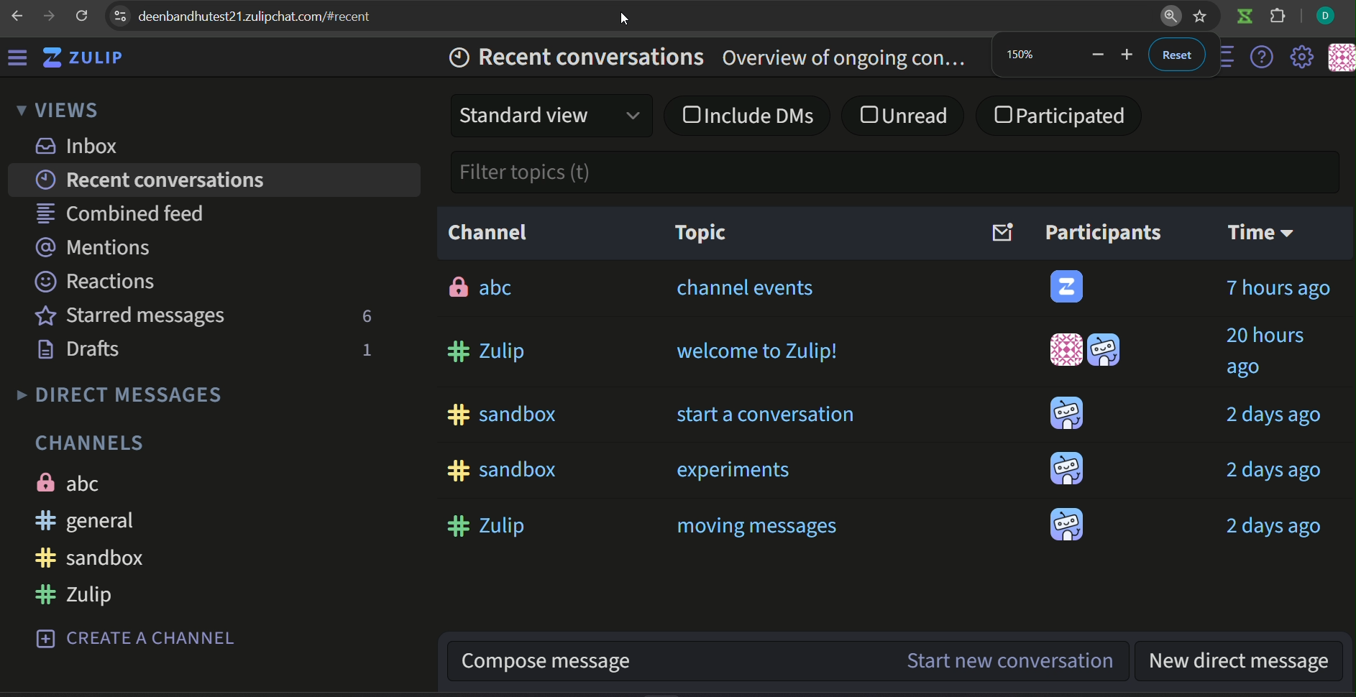  What do you see at coordinates (155, 181) in the screenshot?
I see `Recent conversations` at bounding box center [155, 181].